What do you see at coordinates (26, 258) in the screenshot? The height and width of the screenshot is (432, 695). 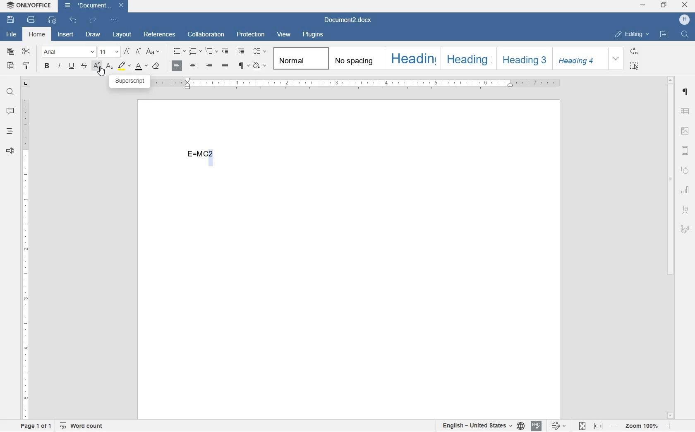 I see `ruler` at bounding box center [26, 258].